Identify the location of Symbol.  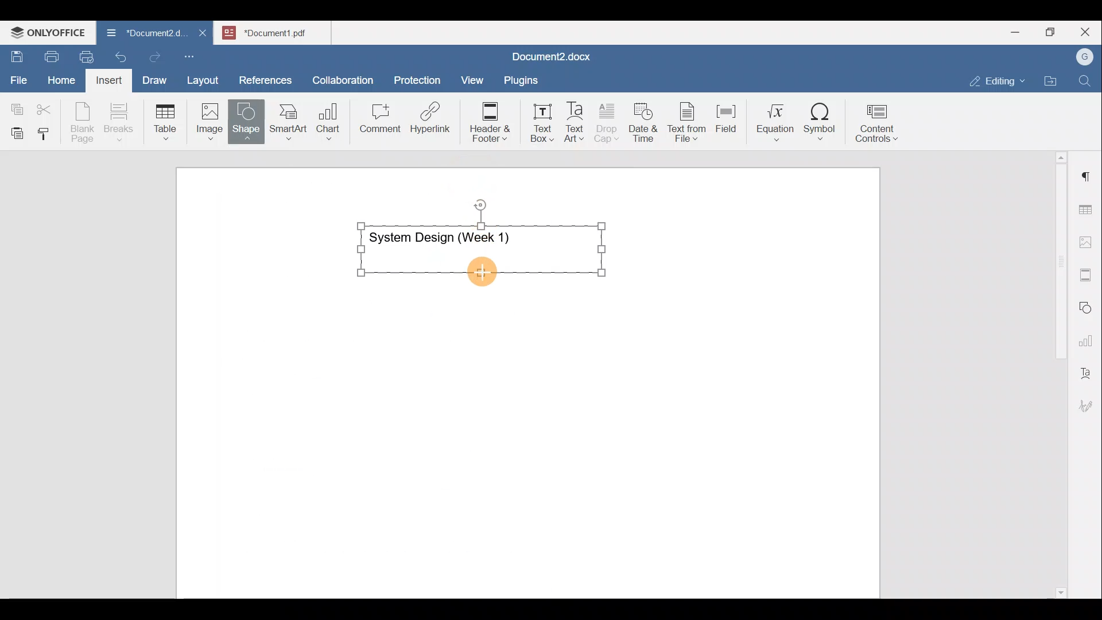
(820, 125).